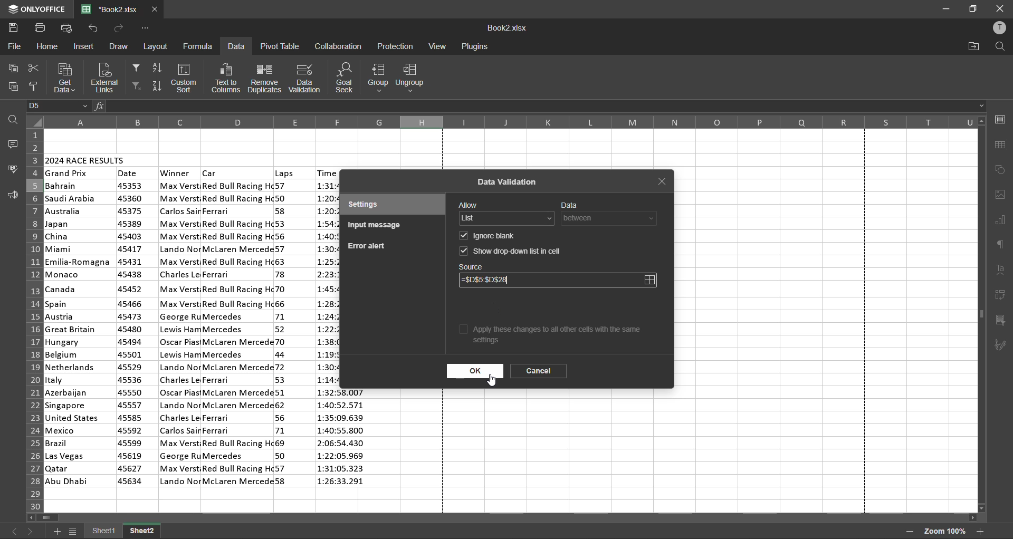  I want to click on zoom out, so click(909, 532).